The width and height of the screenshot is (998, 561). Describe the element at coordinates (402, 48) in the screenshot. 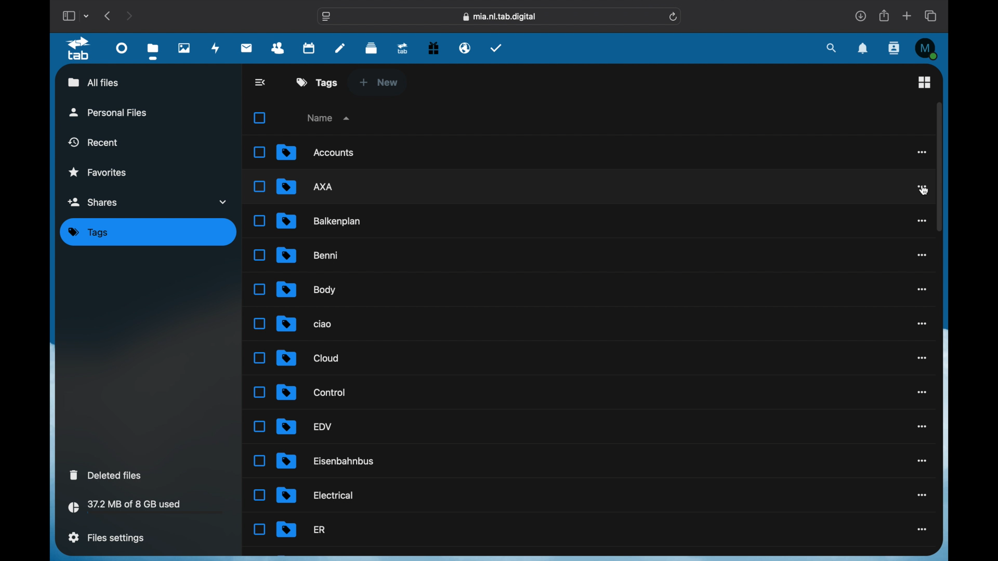

I see `upgrade` at that location.